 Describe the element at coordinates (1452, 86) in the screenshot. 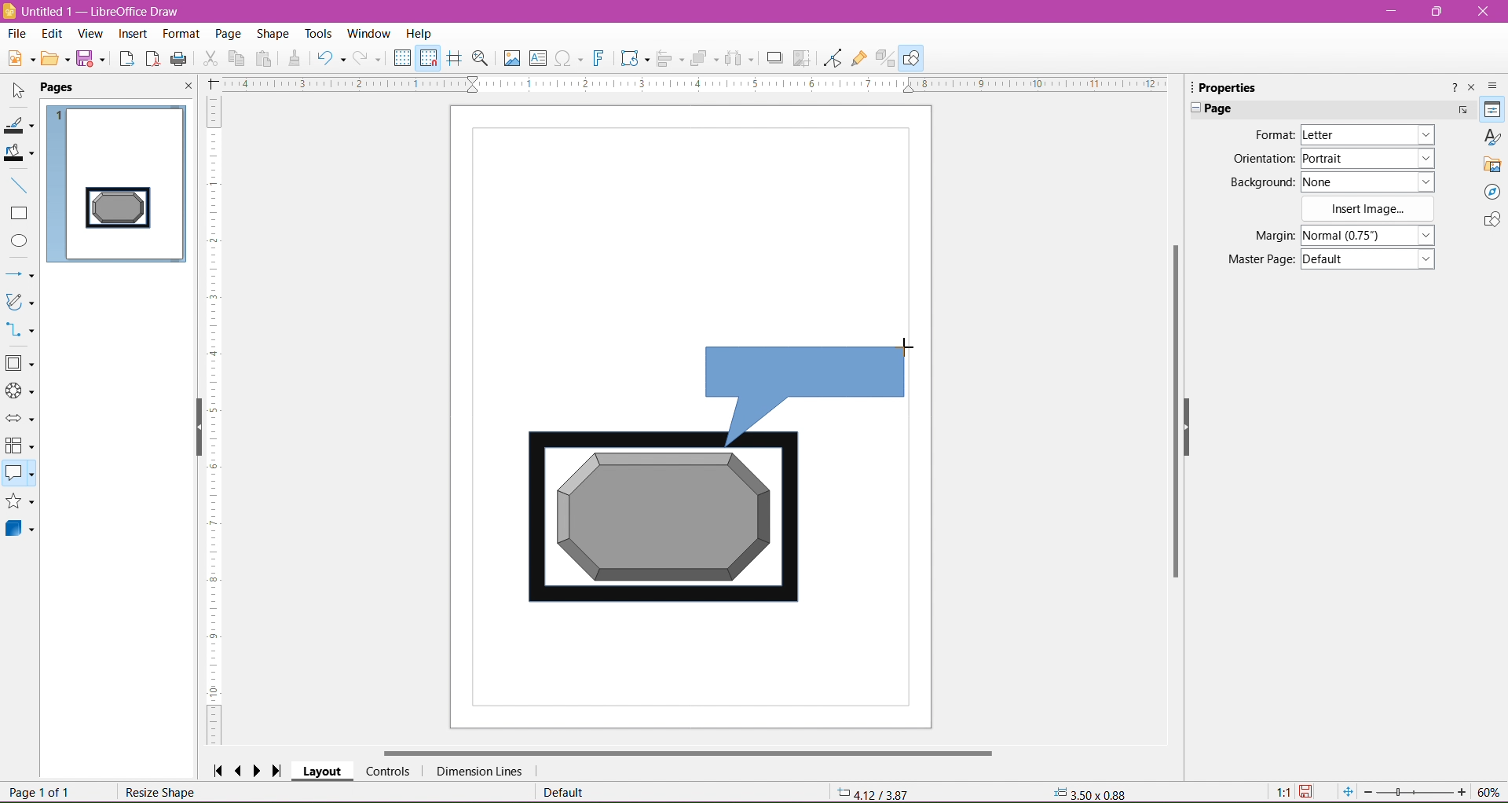

I see `Help about this sidebar deck` at that location.